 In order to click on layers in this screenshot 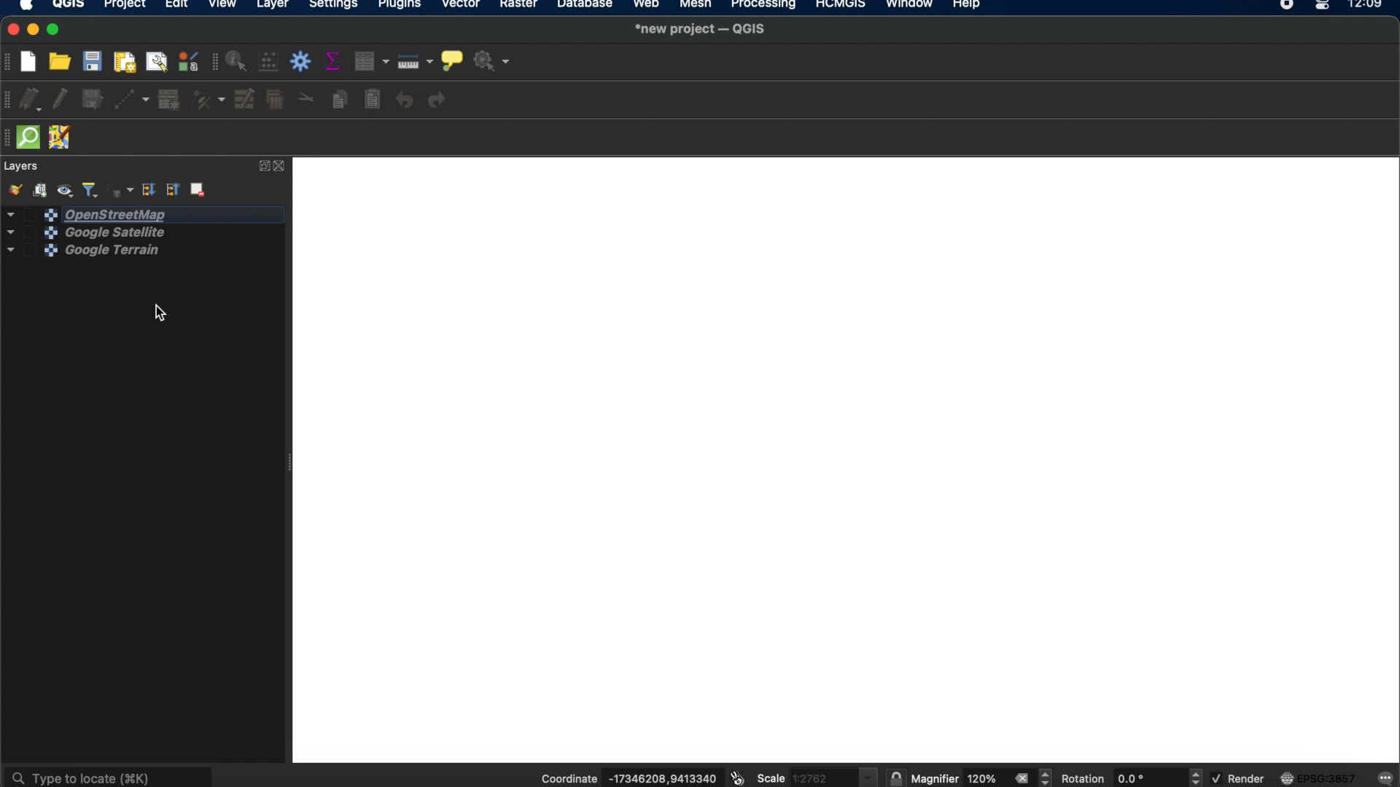, I will do `click(23, 166)`.